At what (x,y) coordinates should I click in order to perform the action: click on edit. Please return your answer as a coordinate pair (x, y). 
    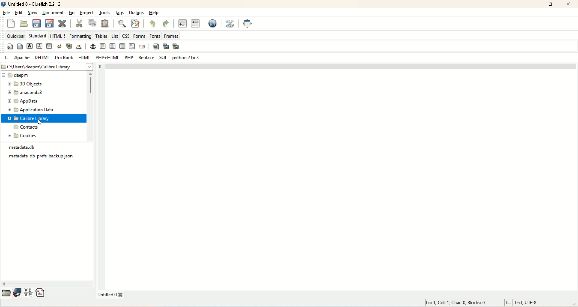
    Looking at the image, I should click on (18, 13).